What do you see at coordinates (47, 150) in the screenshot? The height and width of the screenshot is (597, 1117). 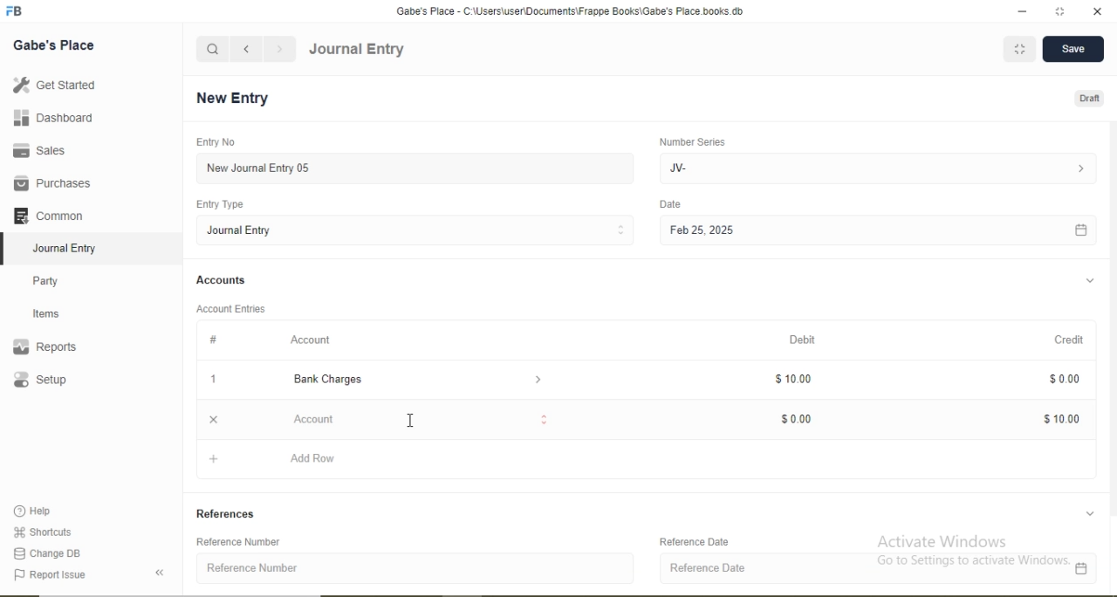 I see `Sales` at bounding box center [47, 150].